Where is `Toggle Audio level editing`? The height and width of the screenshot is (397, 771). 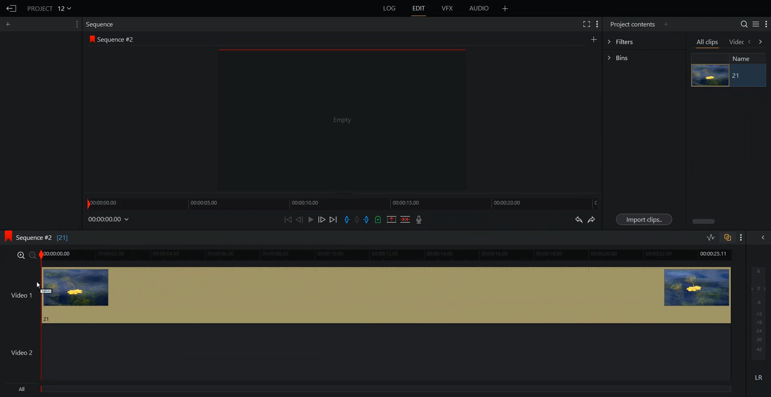
Toggle Audio level editing is located at coordinates (710, 238).